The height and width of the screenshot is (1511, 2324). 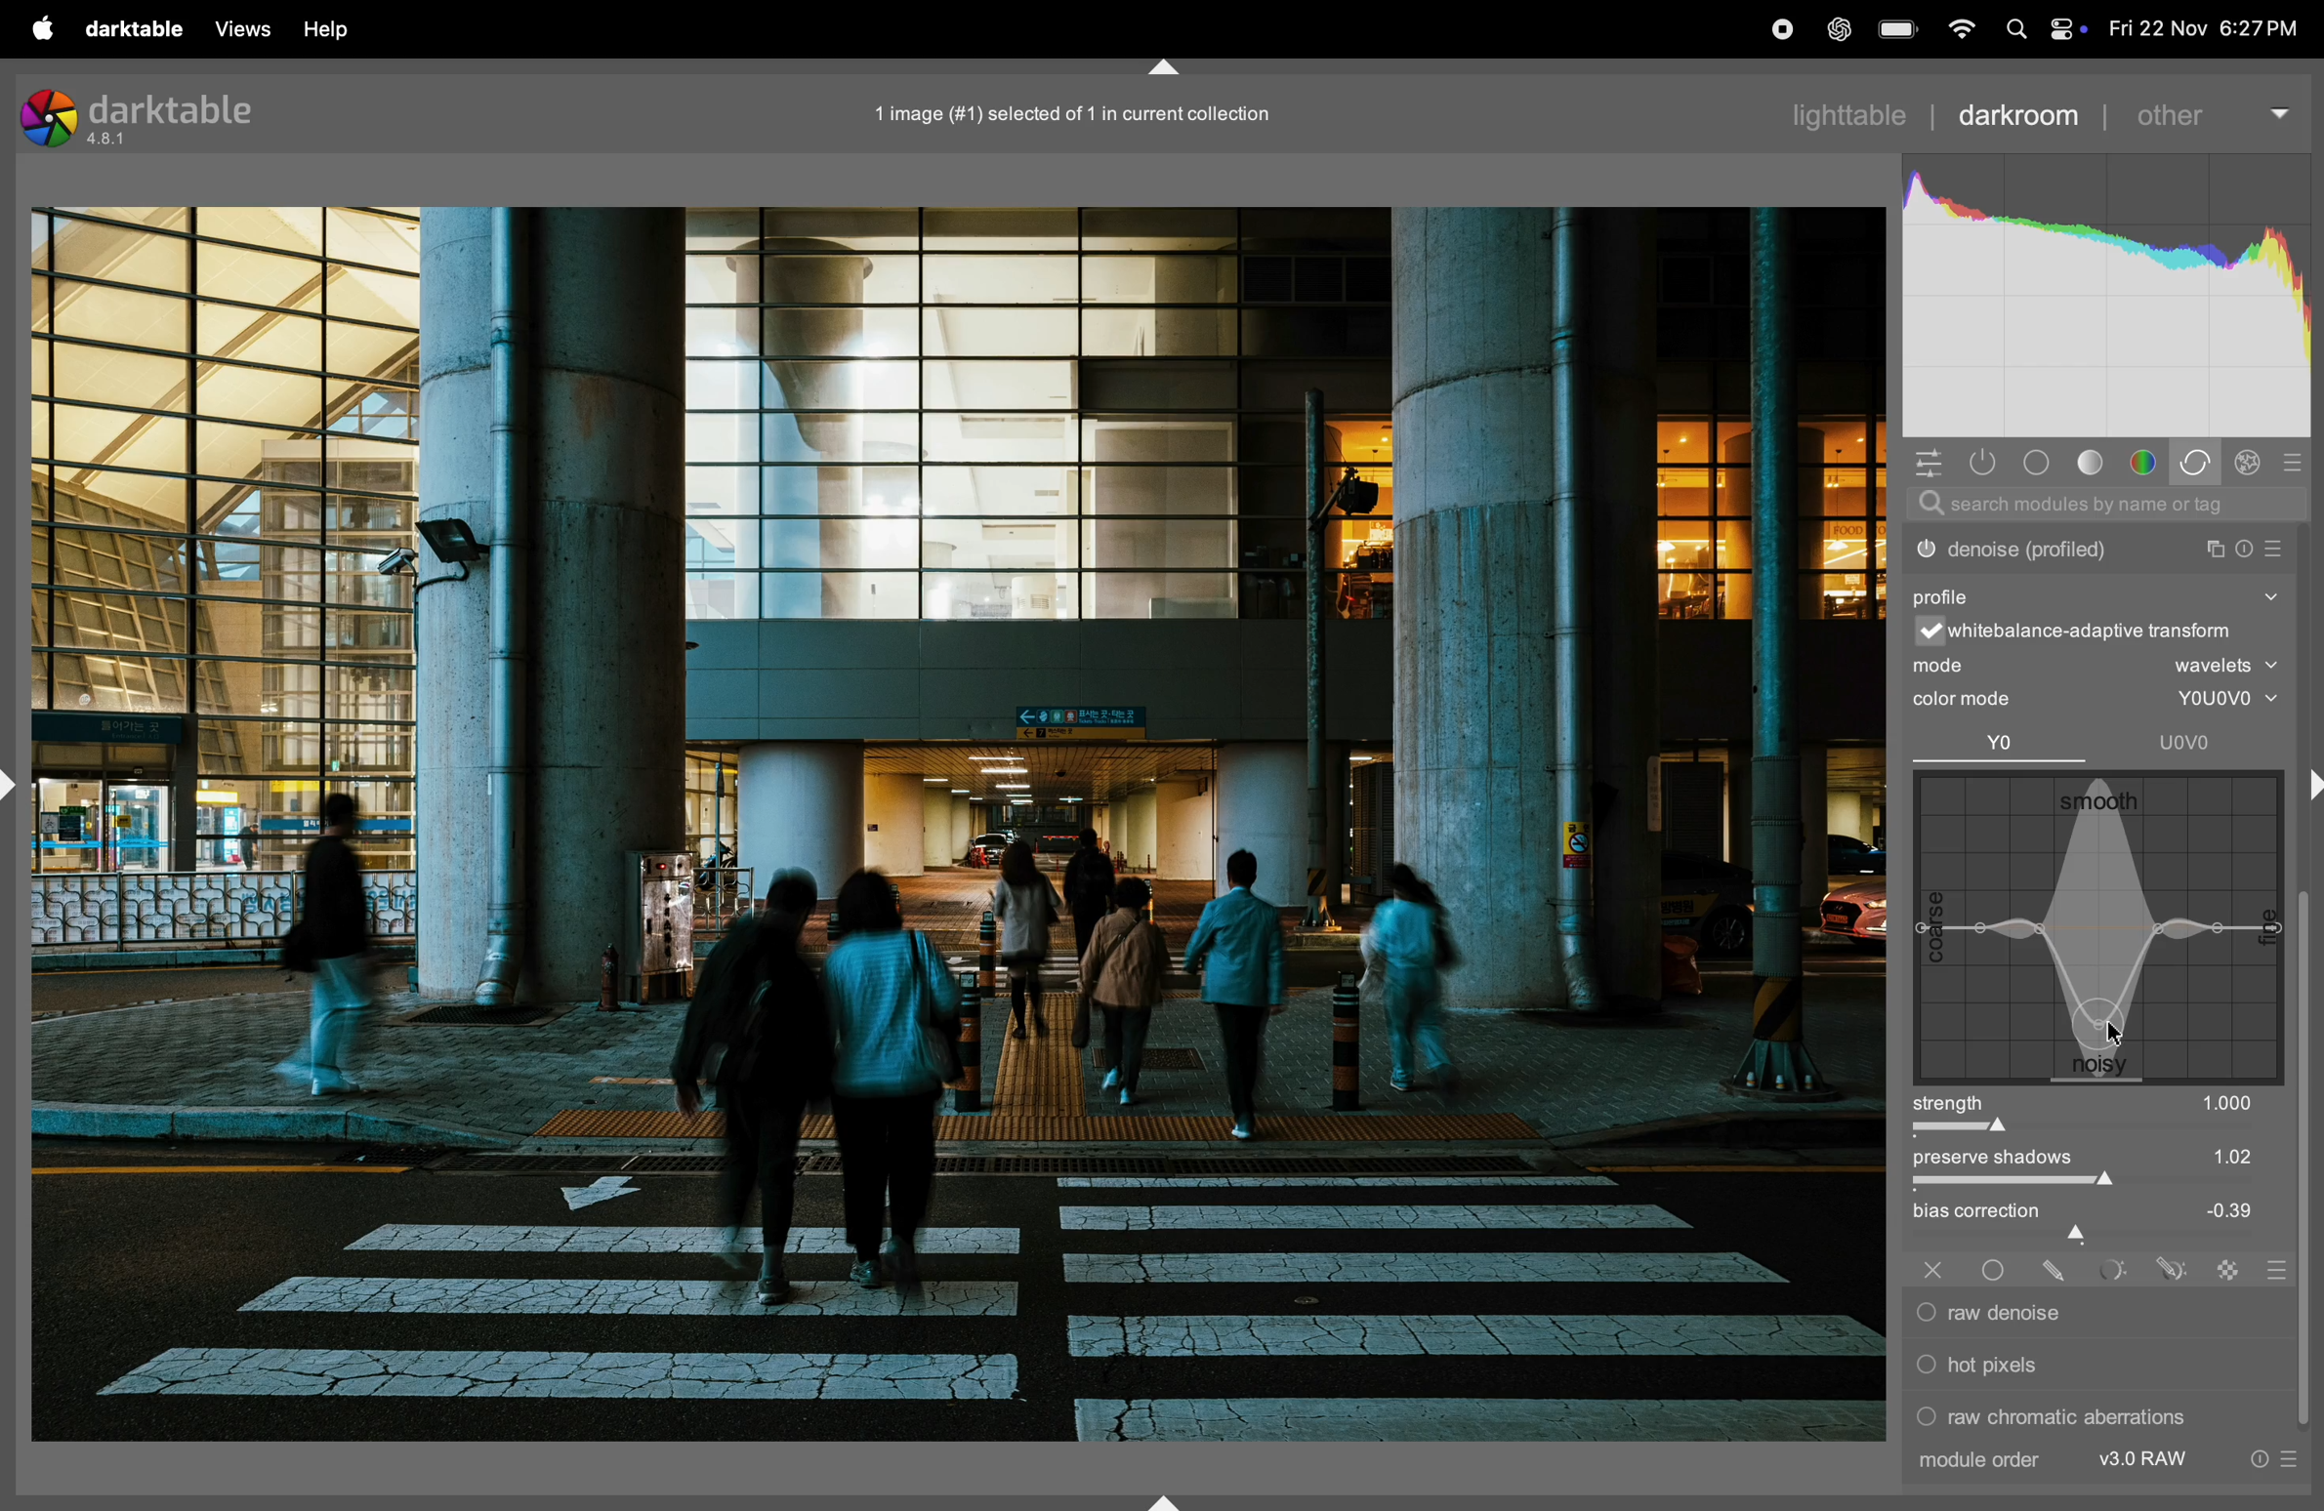 I want to click on tone, so click(x=2040, y=462).